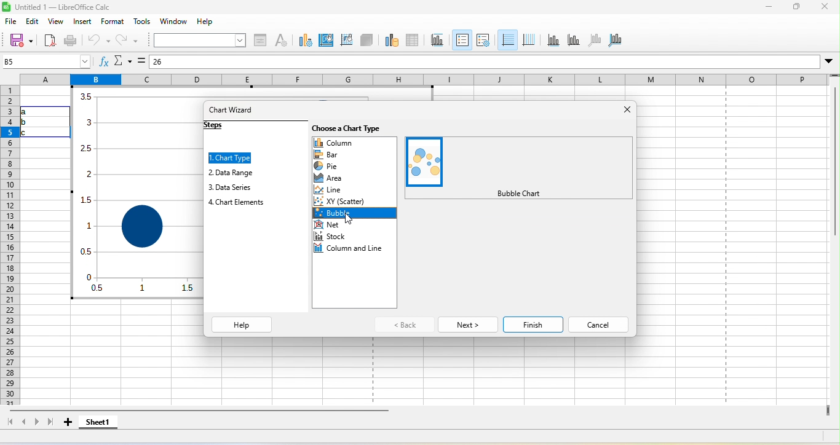 The height and width of the screenshot is (445, 840). I want to click on c, so click(30, 133).